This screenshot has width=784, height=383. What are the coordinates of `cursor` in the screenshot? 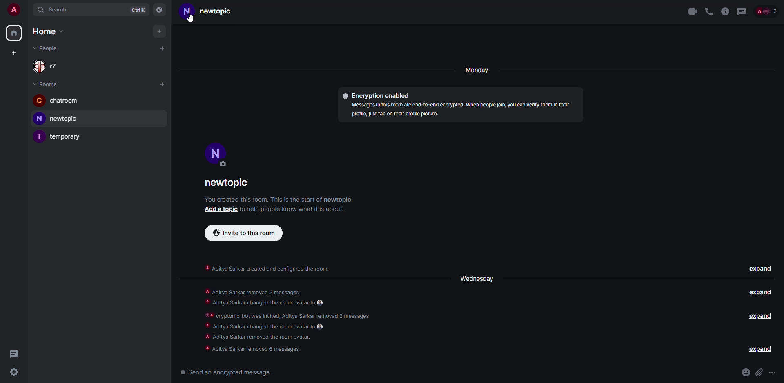 It's located at (192, 22).